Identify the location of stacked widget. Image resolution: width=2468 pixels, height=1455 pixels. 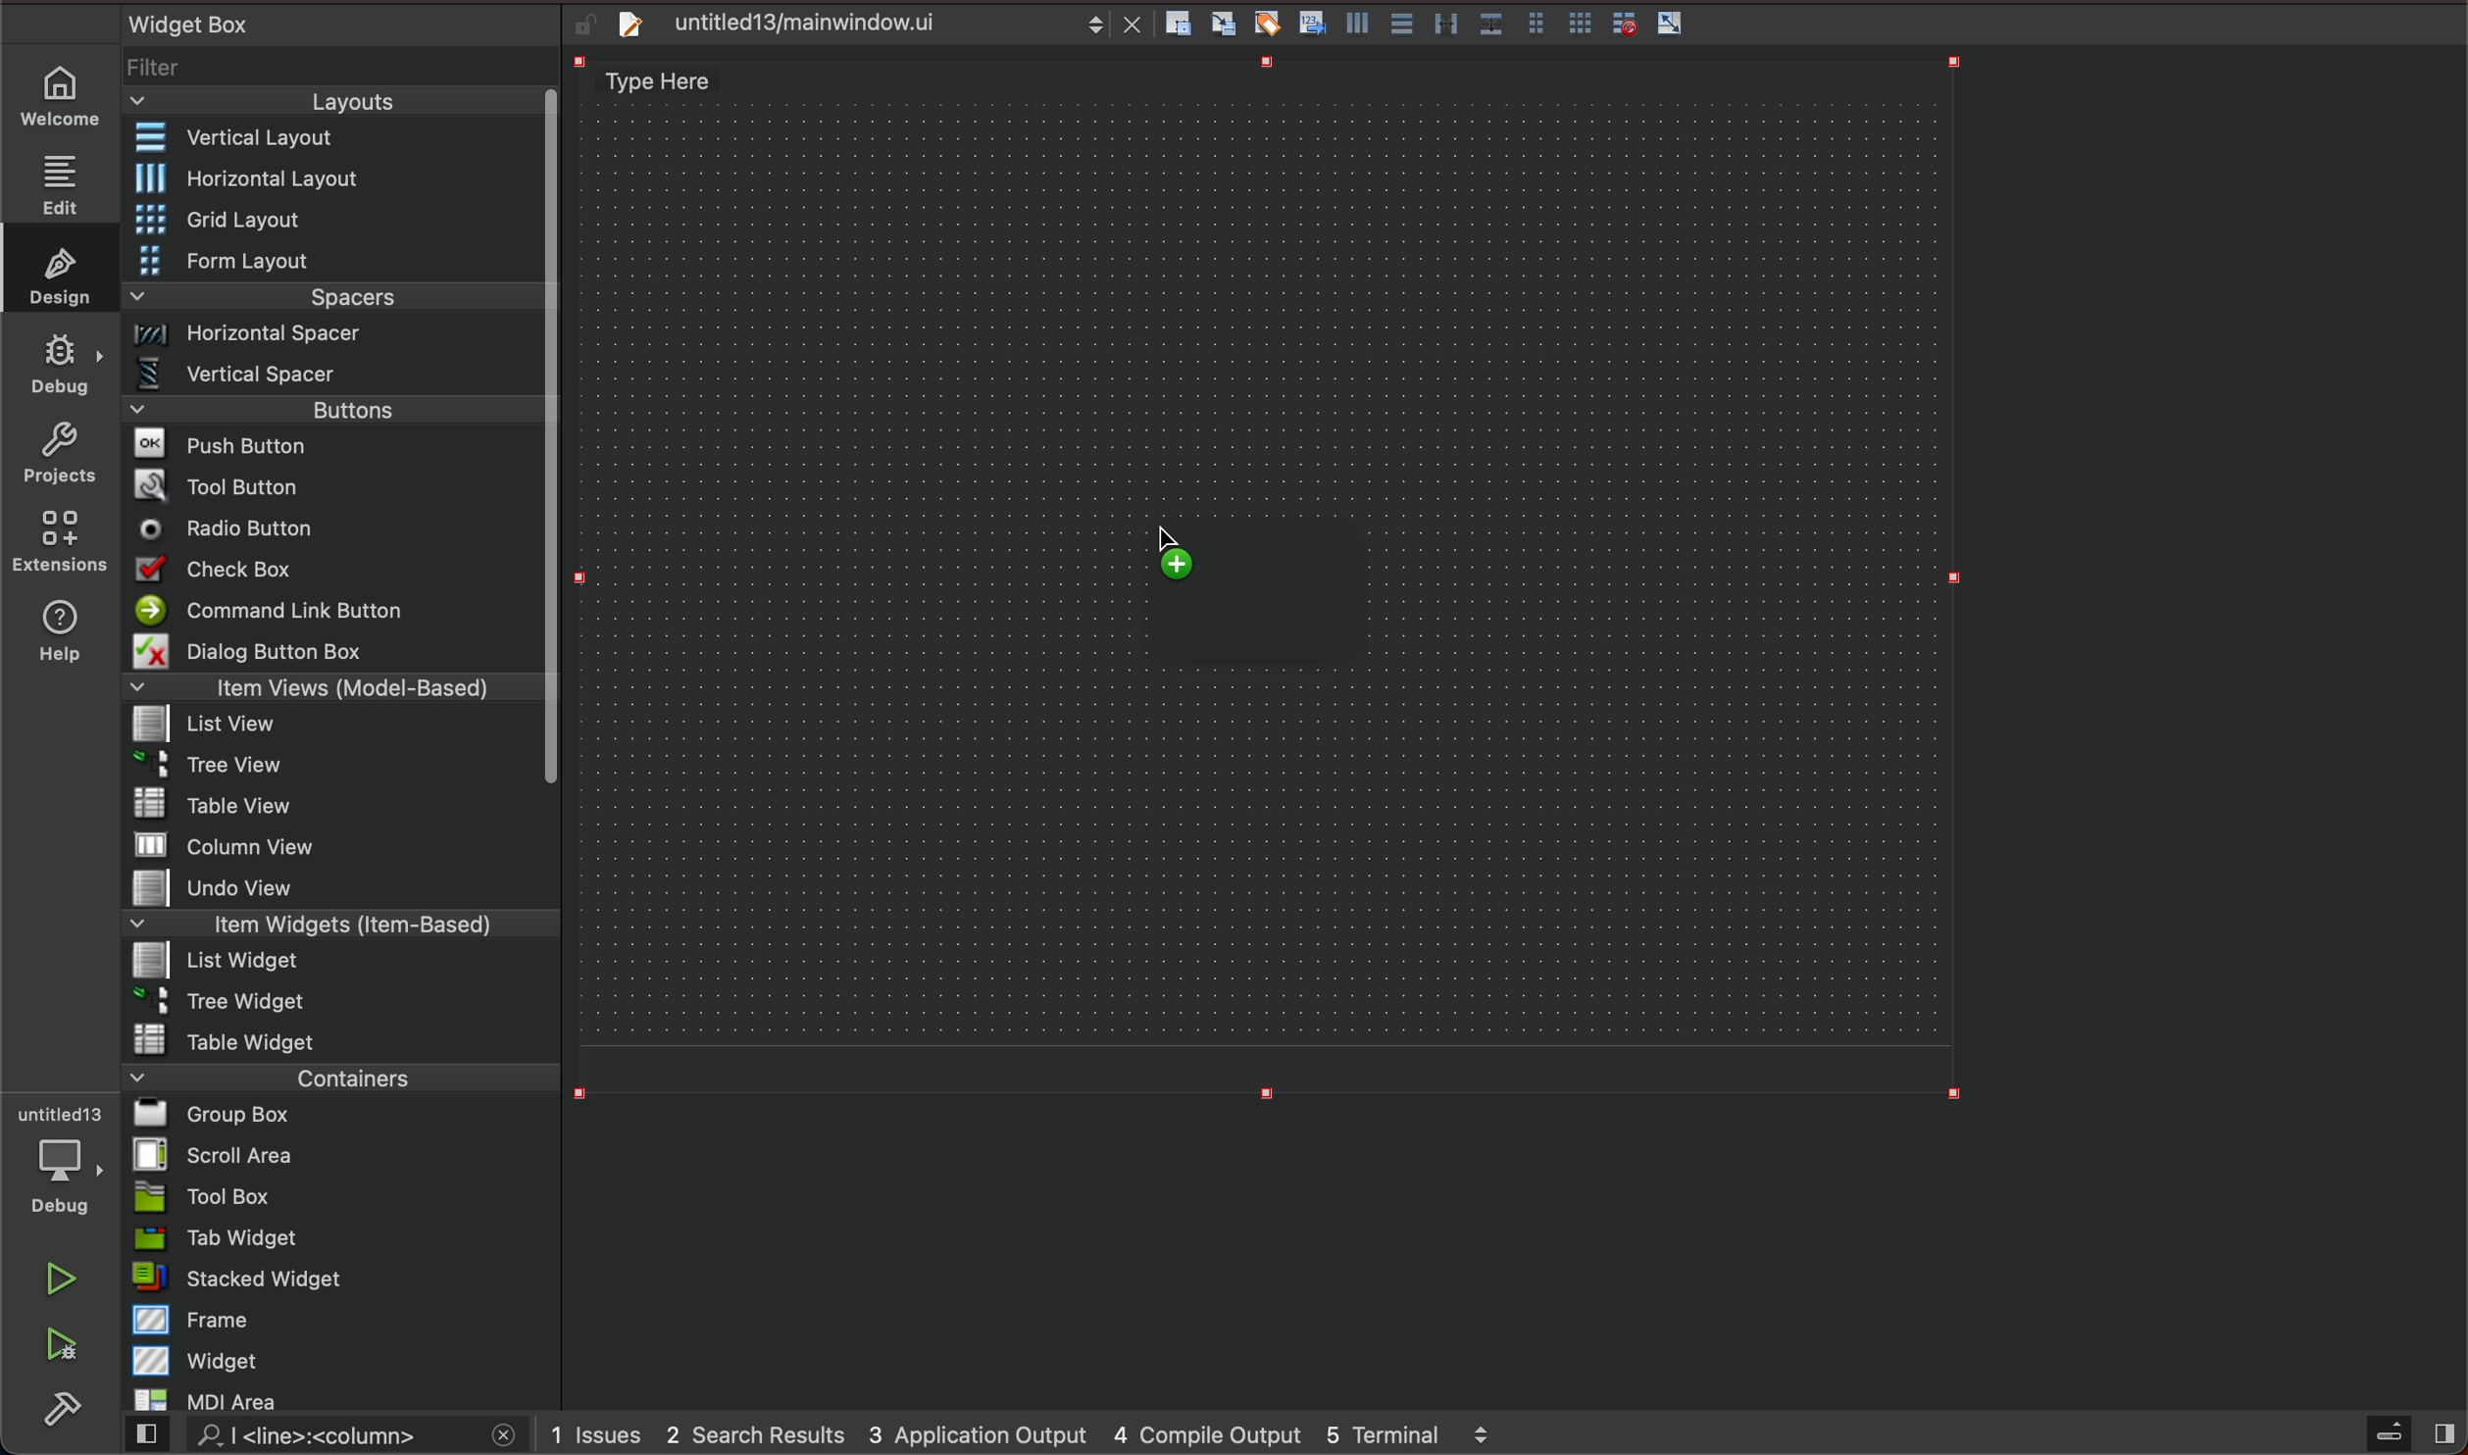
(335, 1280).